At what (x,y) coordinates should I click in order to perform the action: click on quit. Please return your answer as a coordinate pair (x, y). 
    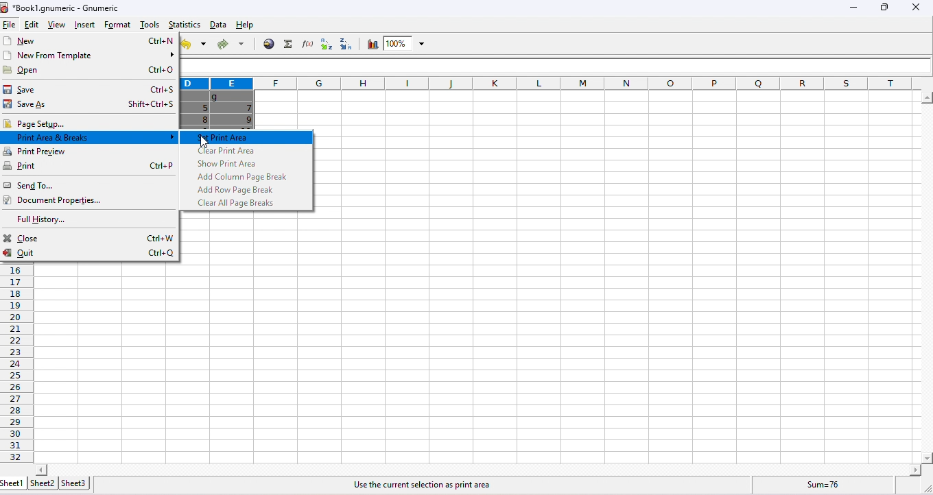
    Looking at the image, I should click on (90, 254).